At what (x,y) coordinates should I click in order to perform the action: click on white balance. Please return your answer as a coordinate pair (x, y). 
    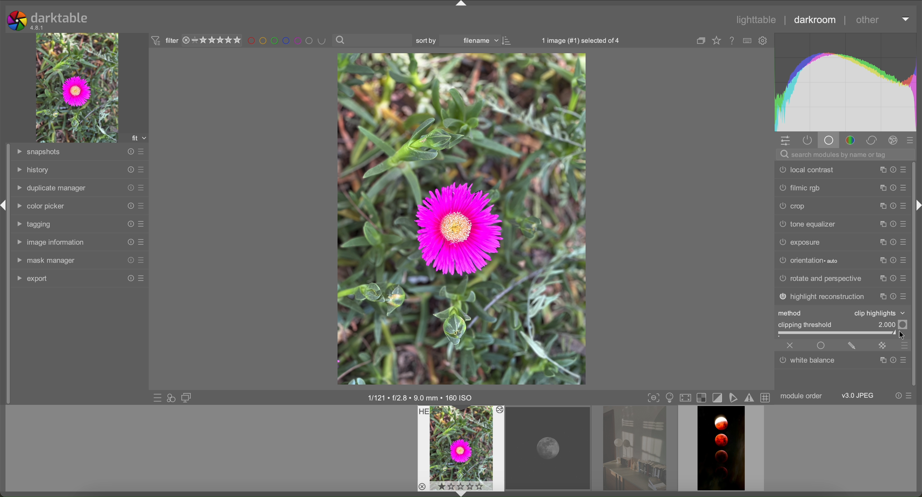
    Looking at the image, I should click on (809, 362).